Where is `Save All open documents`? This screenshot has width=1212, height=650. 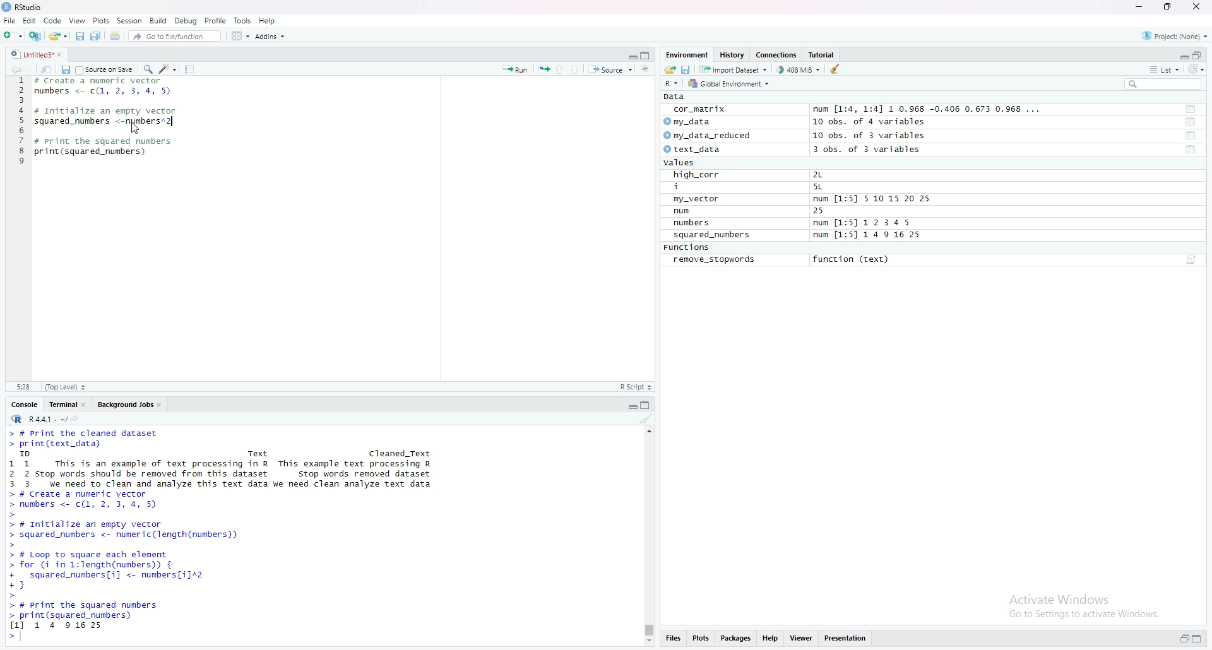 Save All open documents is located at coordinates (96, 35).